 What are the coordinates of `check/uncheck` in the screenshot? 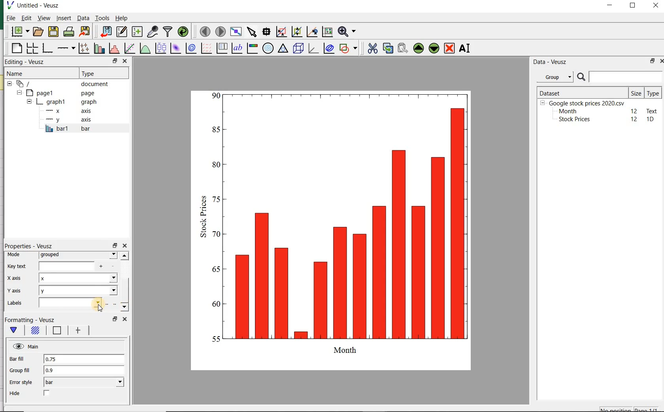 It's located at (47, 393).